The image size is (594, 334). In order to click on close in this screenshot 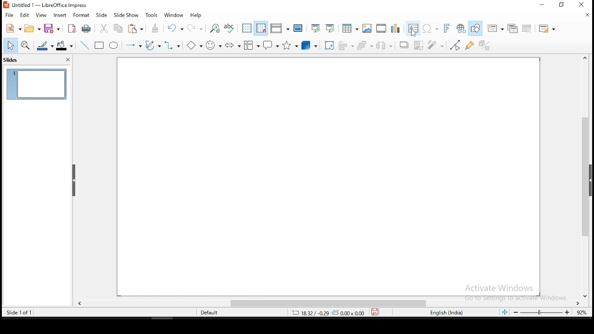, I will do `click(587, 16)`.